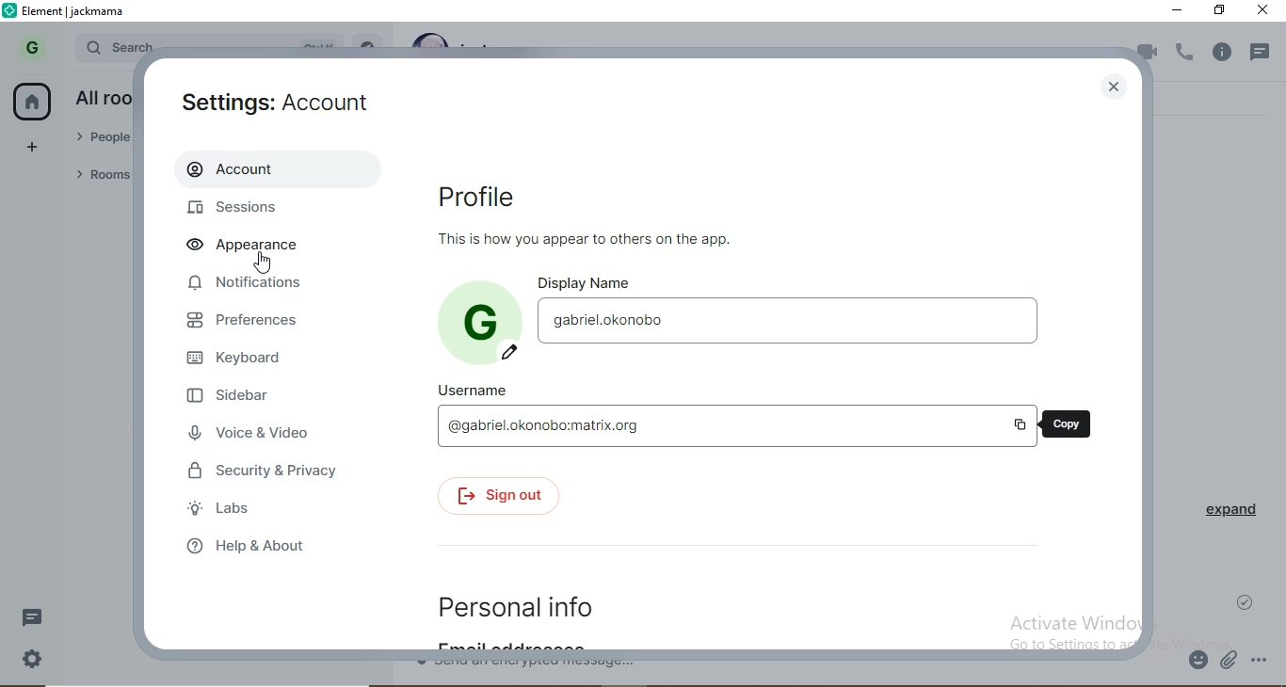  I want to click on video call, so click(1146, 55).